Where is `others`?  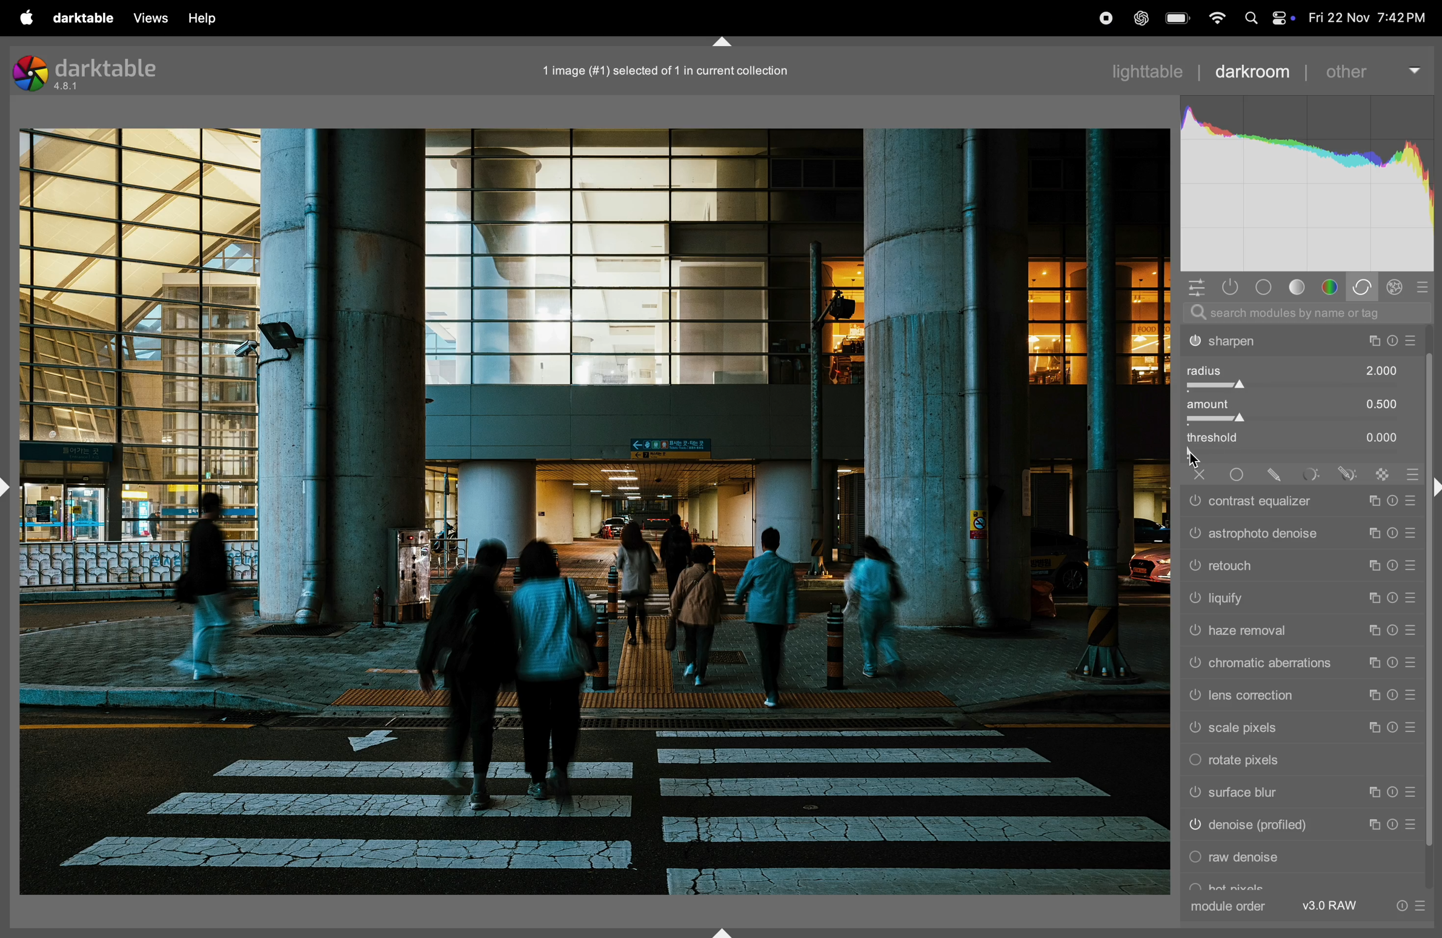 others is located at coordinates (1372, 71).